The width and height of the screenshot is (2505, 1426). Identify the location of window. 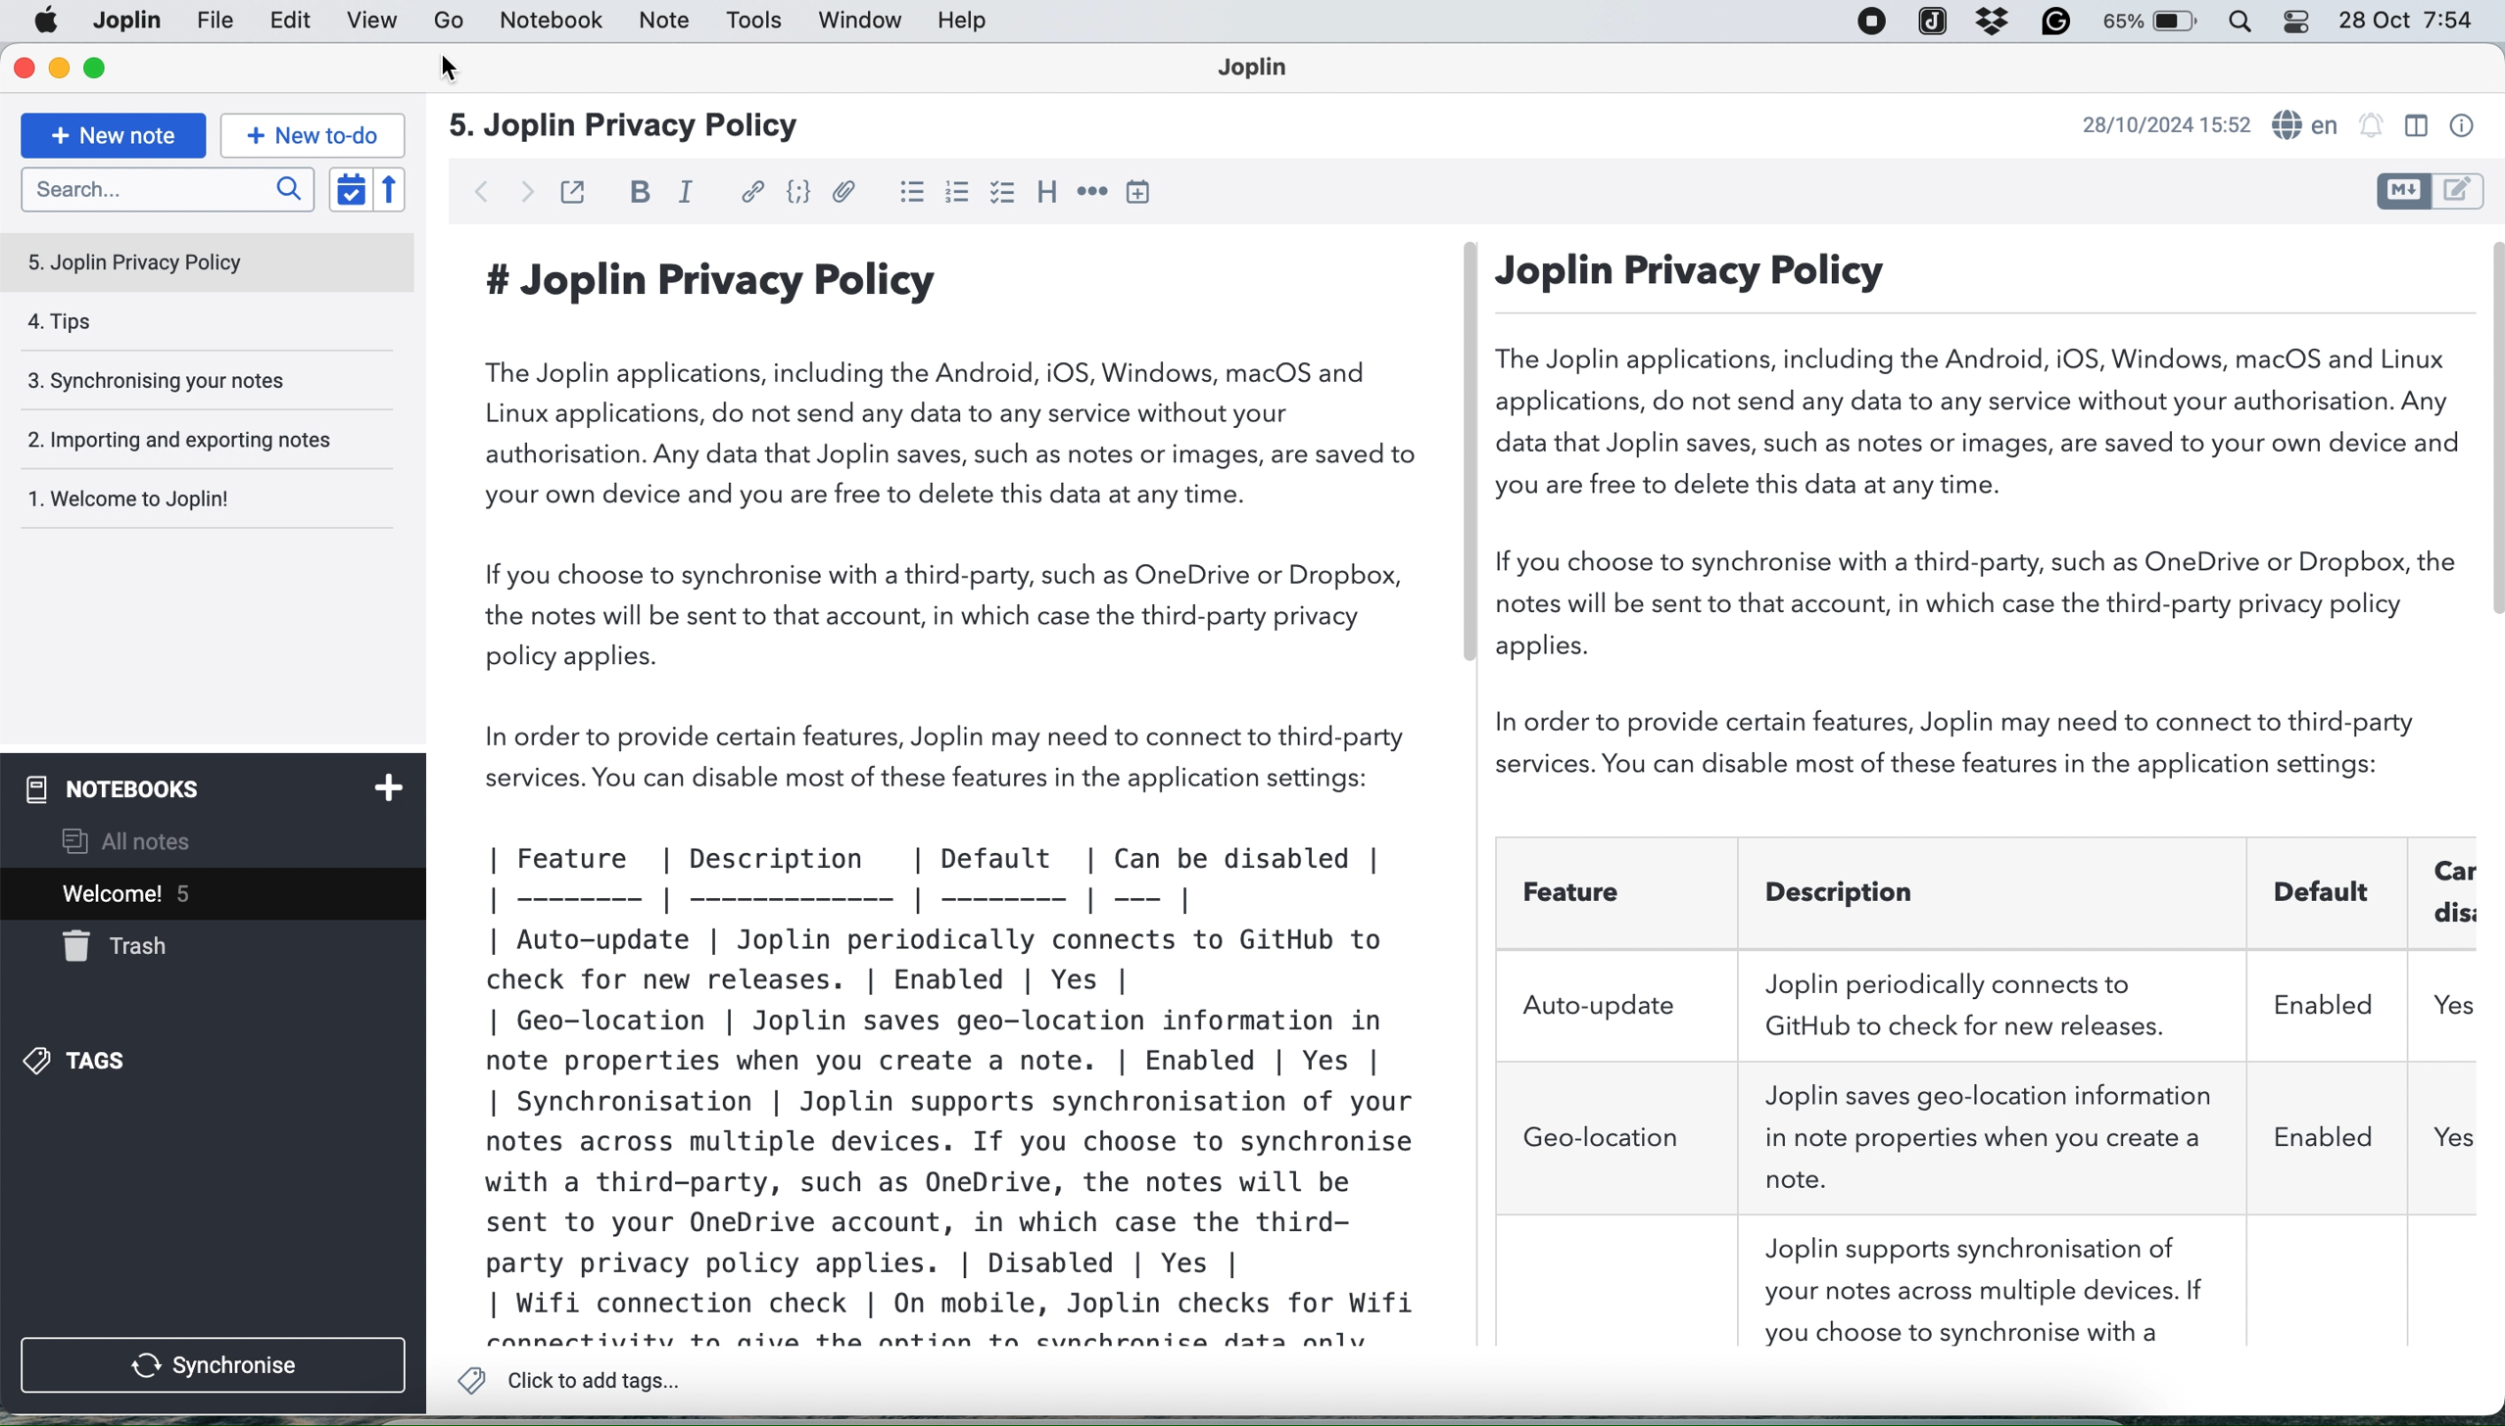
(854, 23).